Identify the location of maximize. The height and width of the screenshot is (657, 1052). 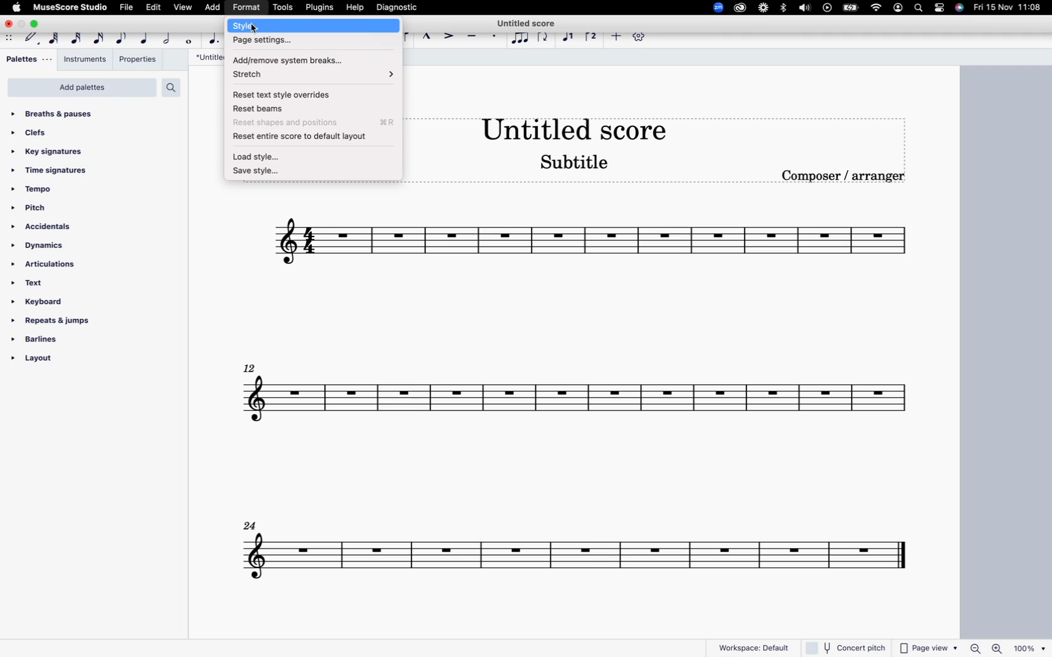
(36, 24).